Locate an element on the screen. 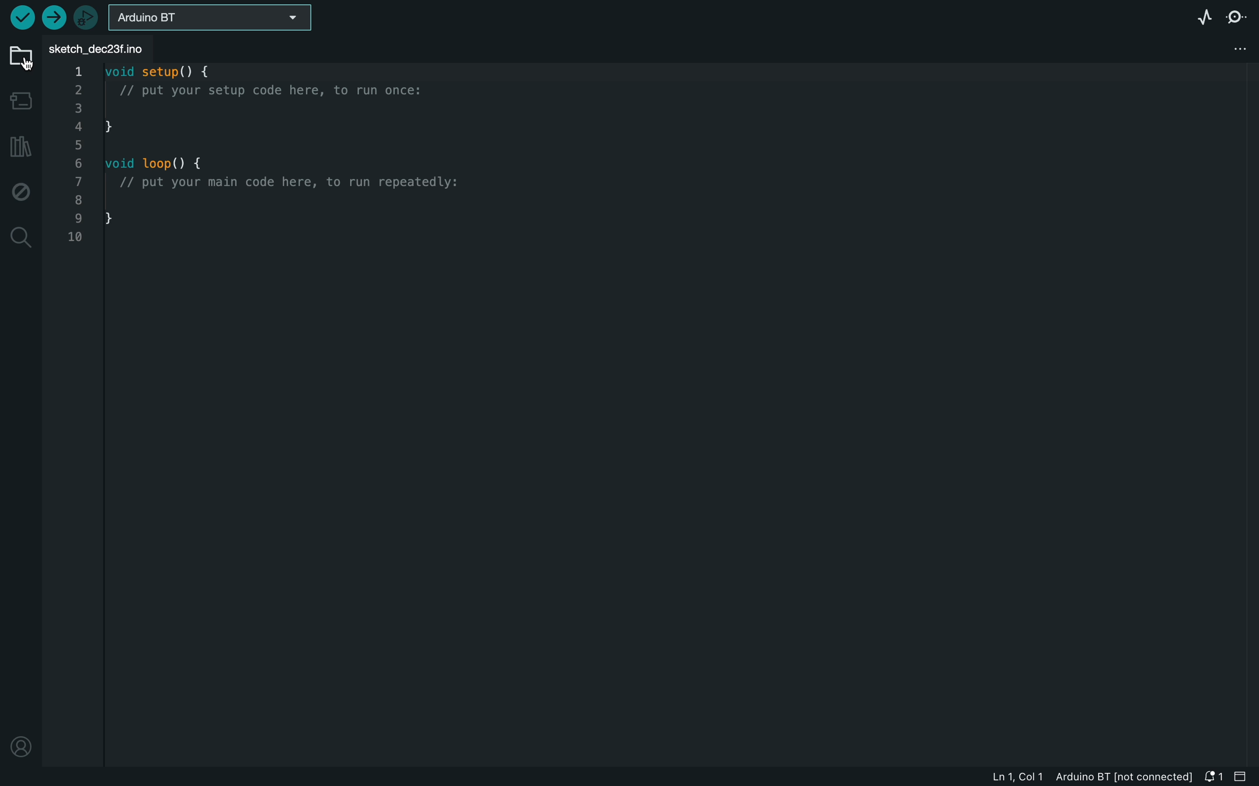  profile is located at coordinates (20, 745).